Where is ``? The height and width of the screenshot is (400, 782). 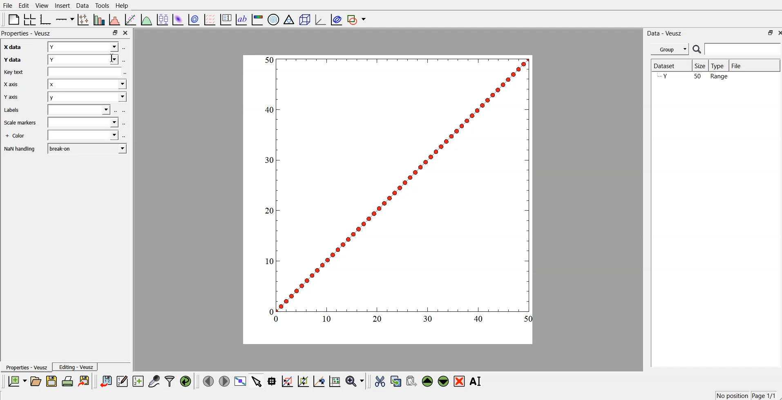  is located at coordinates (20, 149).